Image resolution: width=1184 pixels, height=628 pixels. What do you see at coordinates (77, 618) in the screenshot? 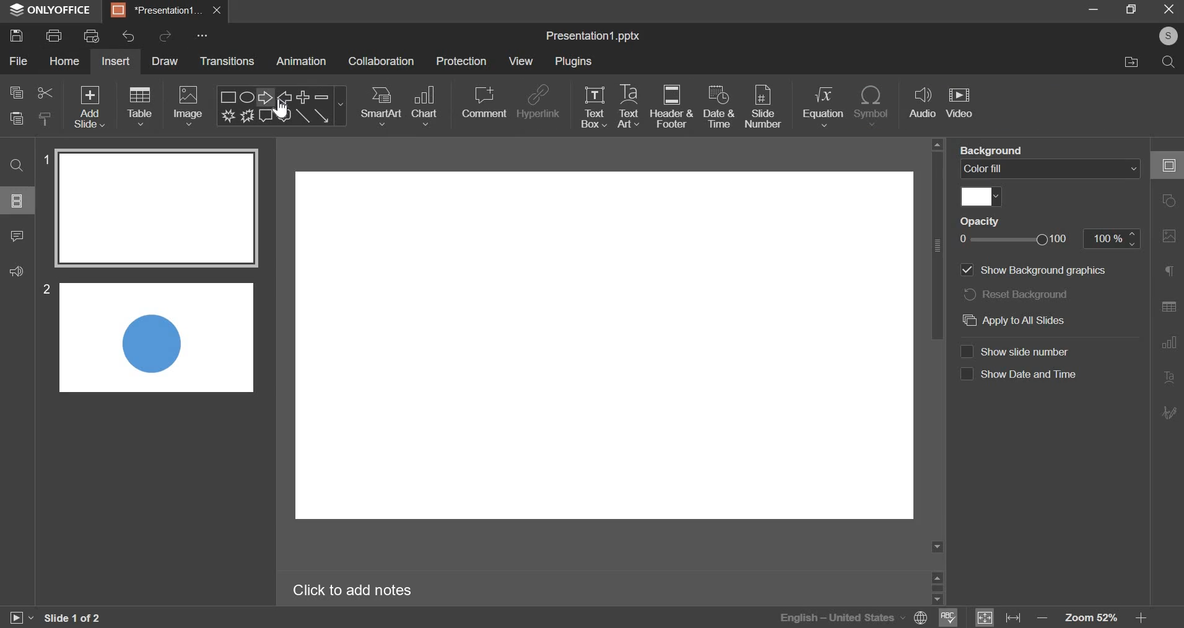
I see `slide 1 of 2` at bounding box center [77, 618].